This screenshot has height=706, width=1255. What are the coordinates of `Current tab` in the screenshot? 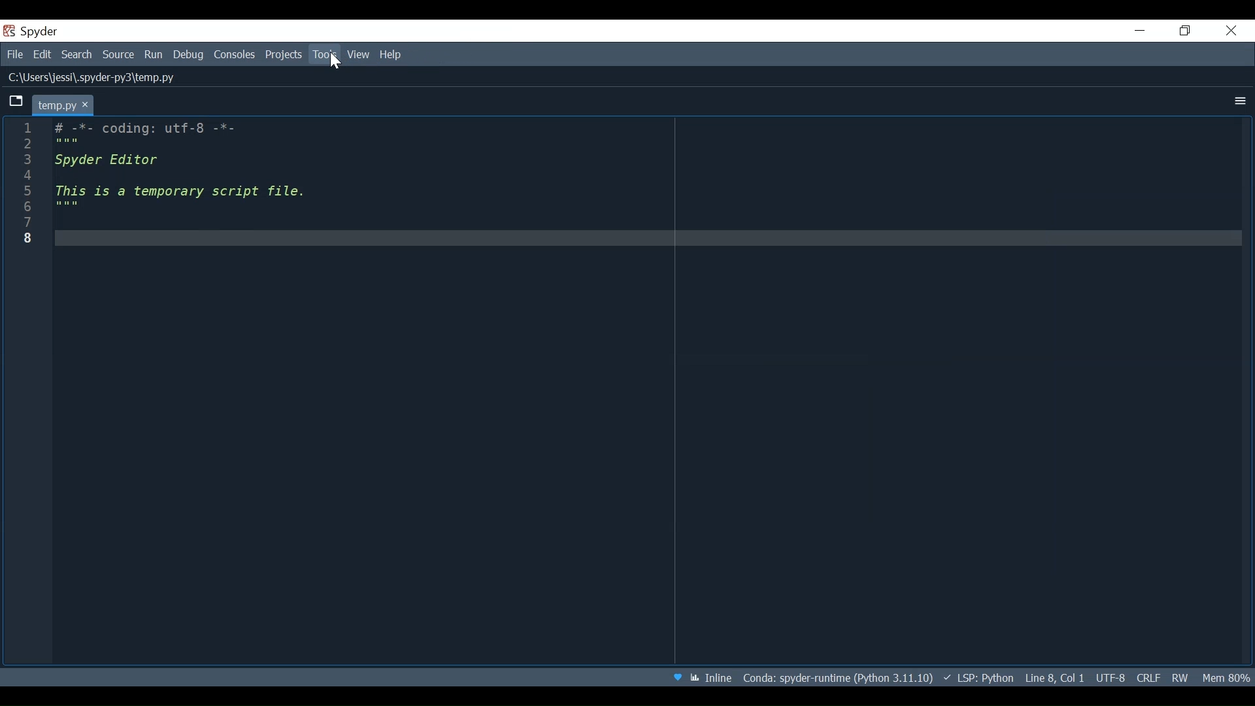 It's located at (63, 105).